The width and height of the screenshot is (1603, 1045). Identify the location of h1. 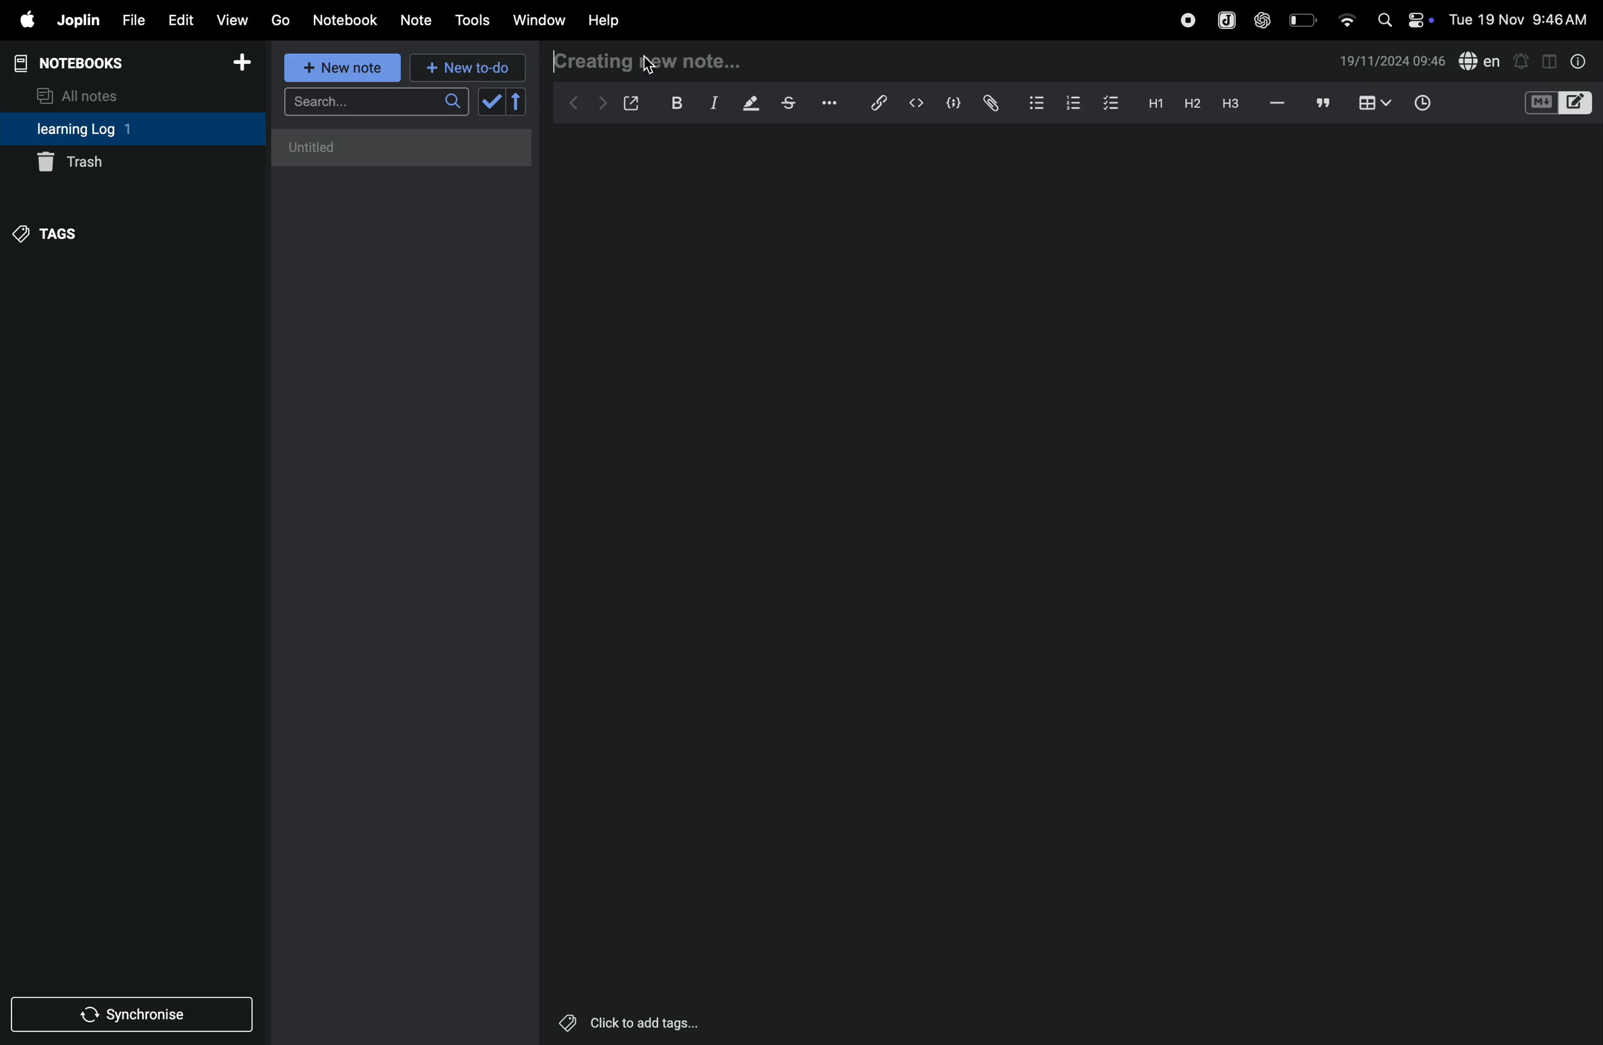
(1152, 103).